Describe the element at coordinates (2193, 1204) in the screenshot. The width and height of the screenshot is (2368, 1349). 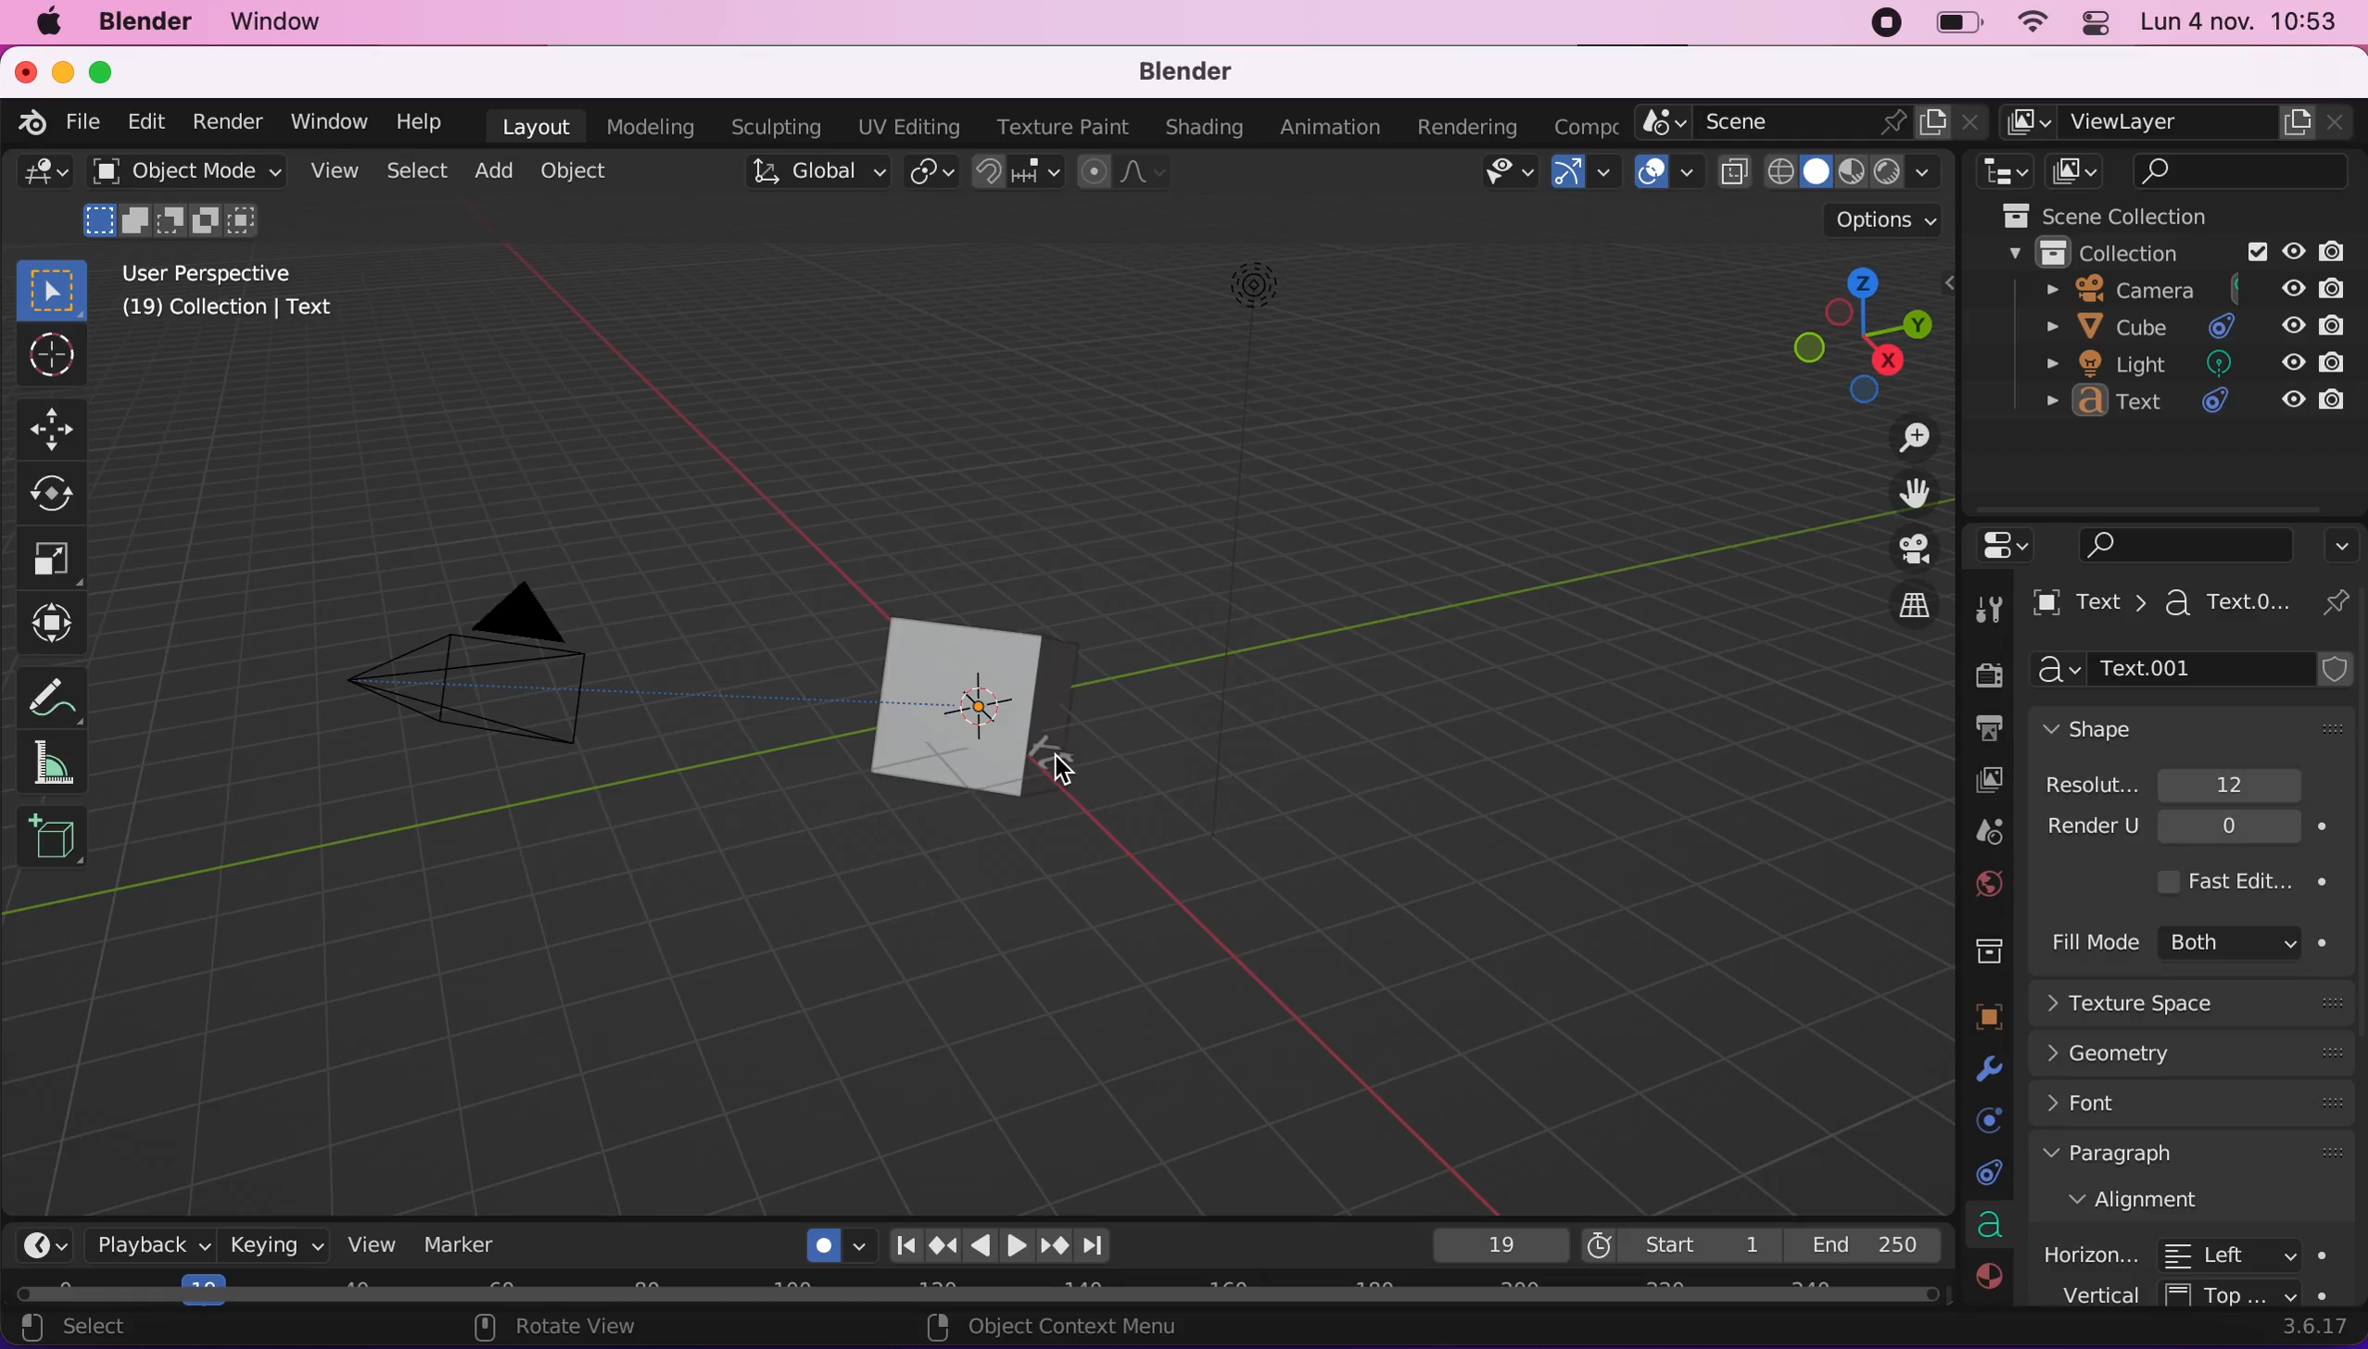
I see `alignment` at that location.